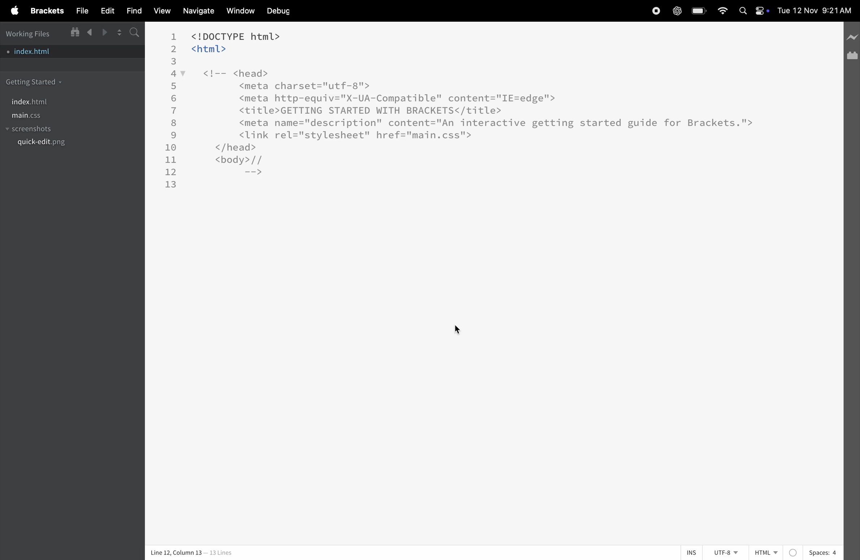 The width and height of the screenshot is (860, 560). What do you see at coordinates (90, 33) in the screenshot?
I see `backward` at bounding box center [90, 33].